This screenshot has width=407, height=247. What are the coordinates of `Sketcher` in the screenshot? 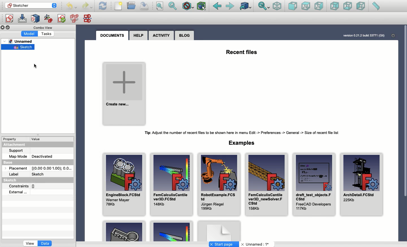 It's located at (27, 5).